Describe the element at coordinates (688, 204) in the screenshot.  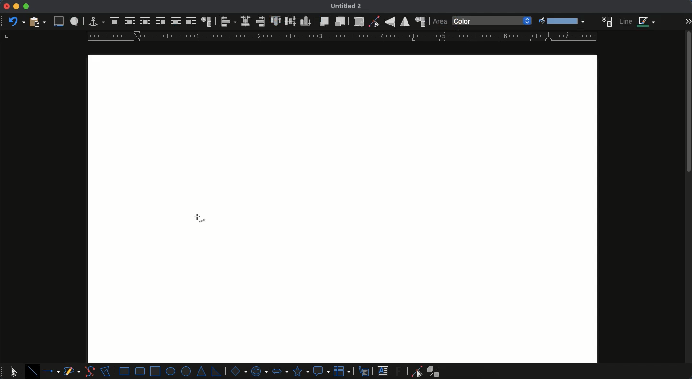
I see `scroll` at that location.